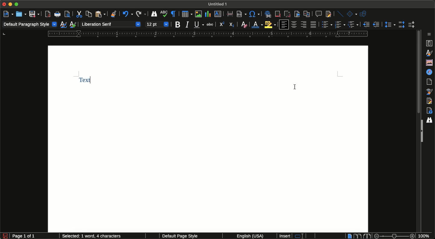  Describe the element at coordinates (297, 14) in the screenshot. I see `Insert bookmark` at that location.